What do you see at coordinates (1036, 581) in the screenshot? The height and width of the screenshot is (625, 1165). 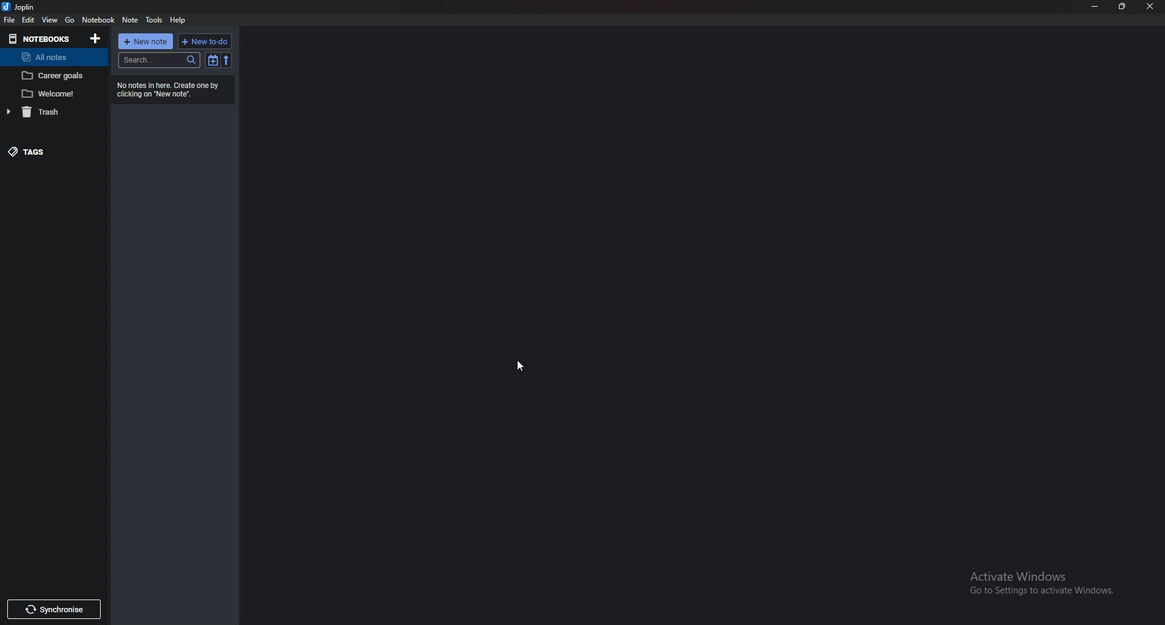 I see `Activate Windows` at bounding box center [1036, 581].